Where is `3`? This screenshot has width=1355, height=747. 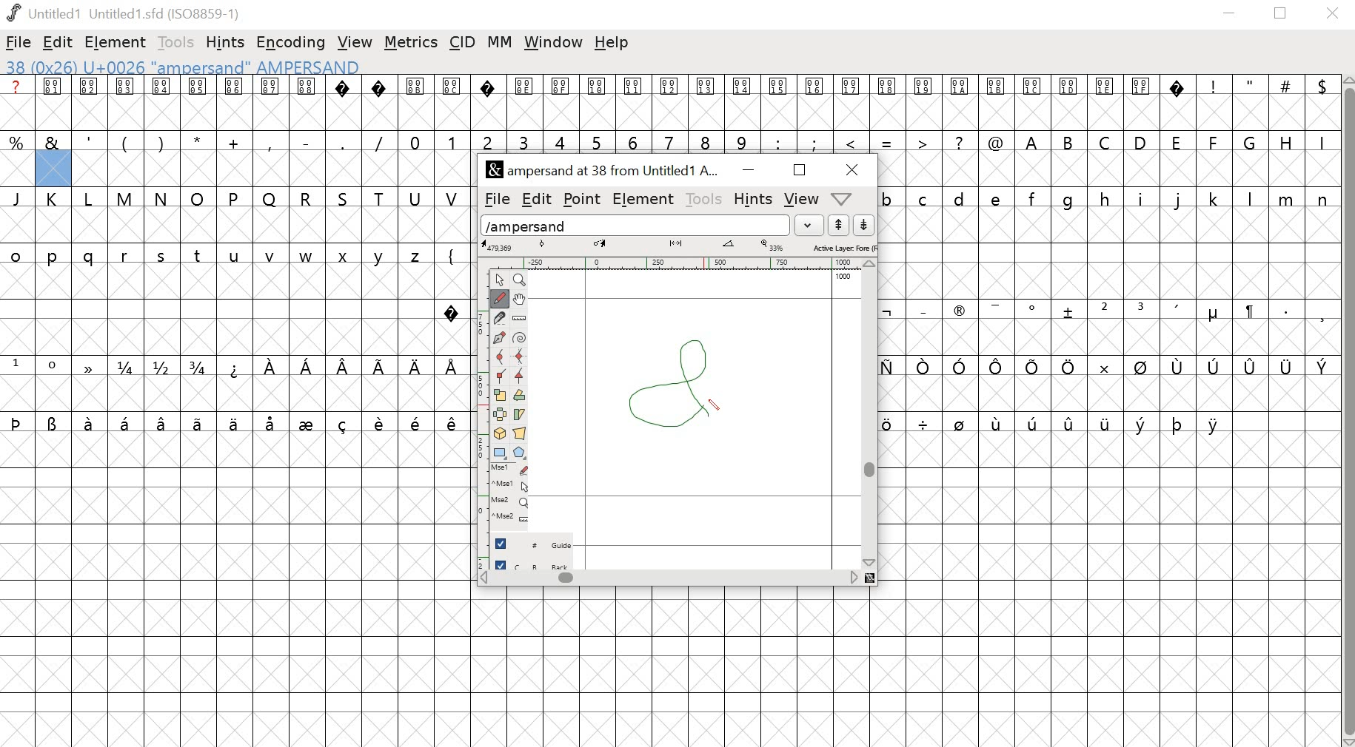 3 is located at coordinates (1142, 309).